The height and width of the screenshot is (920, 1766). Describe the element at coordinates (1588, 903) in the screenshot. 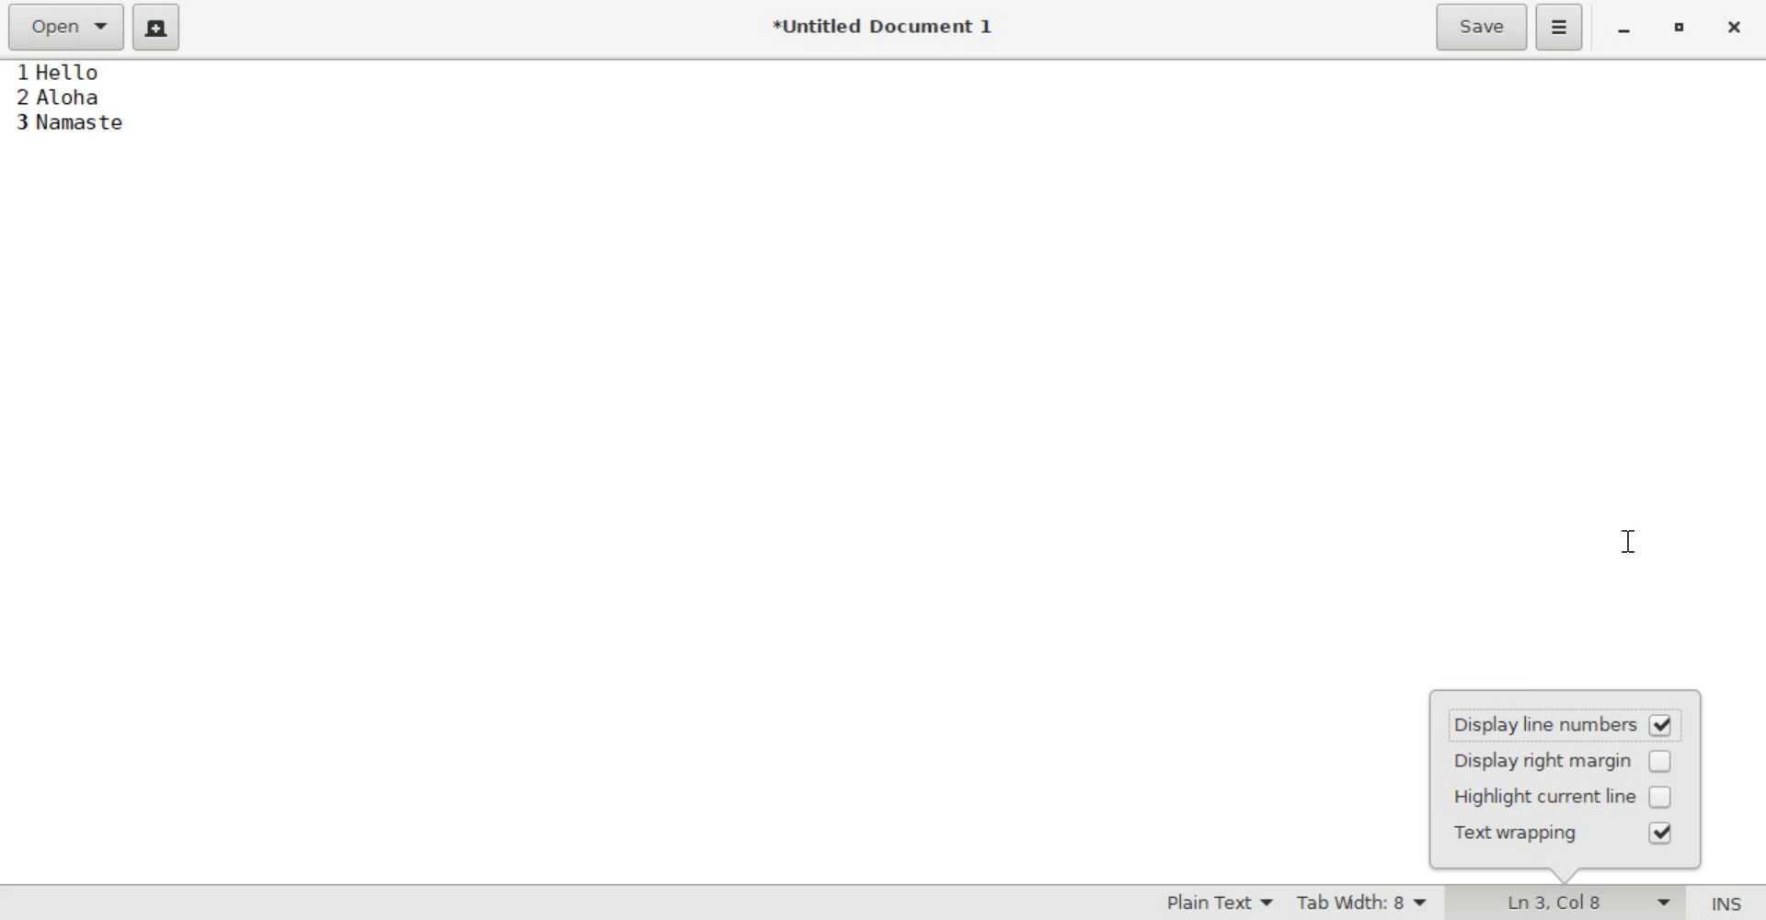

I see `Line and Column Indicator` at that location.